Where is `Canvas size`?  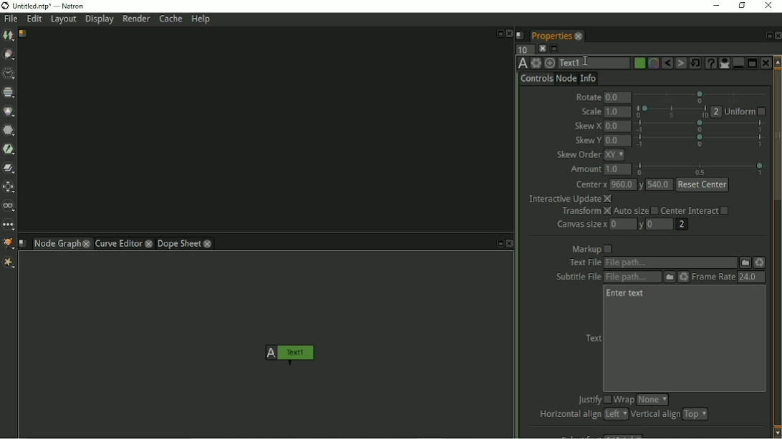
Canvas size is located at coordinates (1081, 419).